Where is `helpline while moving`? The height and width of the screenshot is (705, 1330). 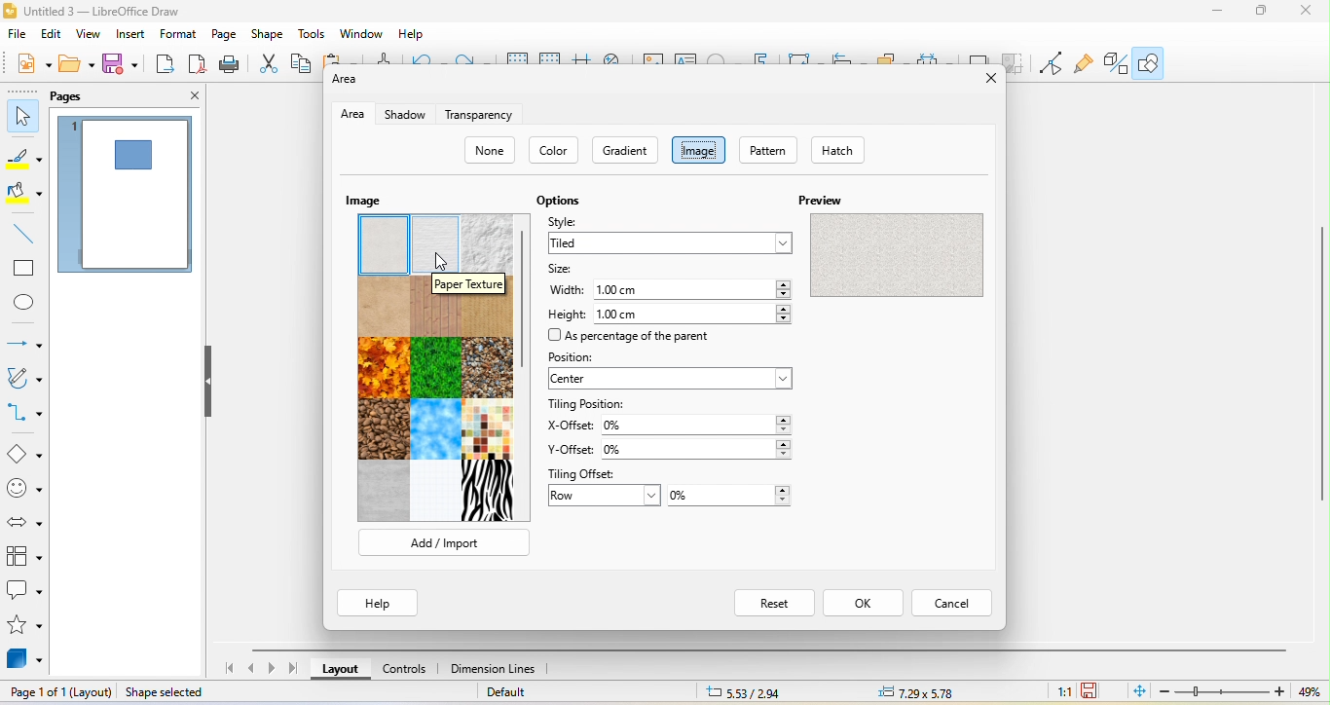
helpline while moving is located at coordinates (582, 60).